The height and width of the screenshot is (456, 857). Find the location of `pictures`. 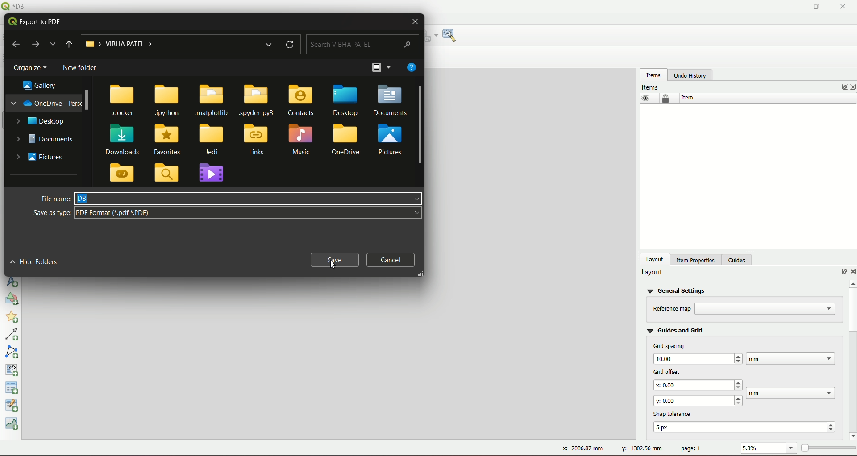

pictures is located at coordinates (40, 158).